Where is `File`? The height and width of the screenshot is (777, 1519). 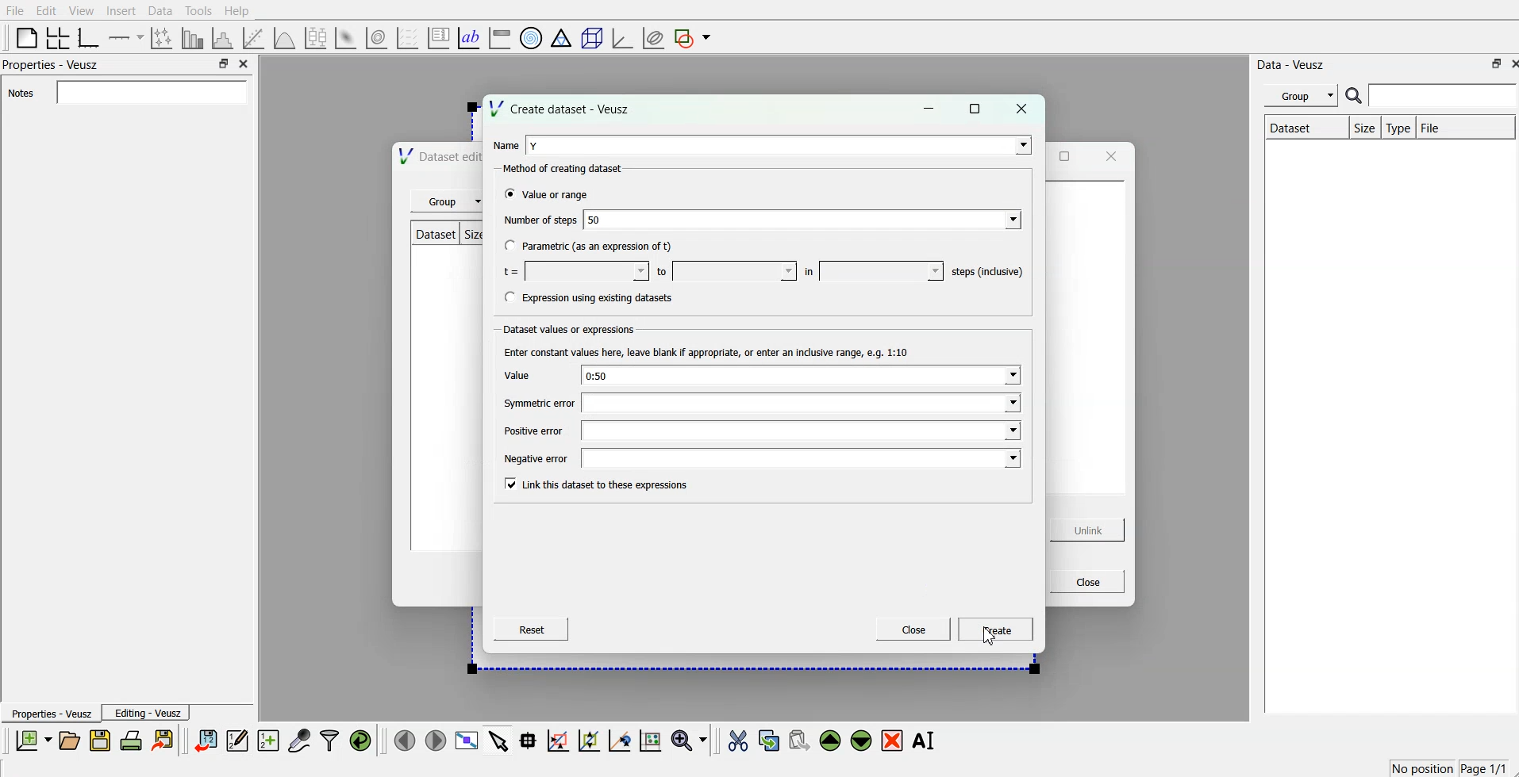 File is located at coordinates (1436, 125).